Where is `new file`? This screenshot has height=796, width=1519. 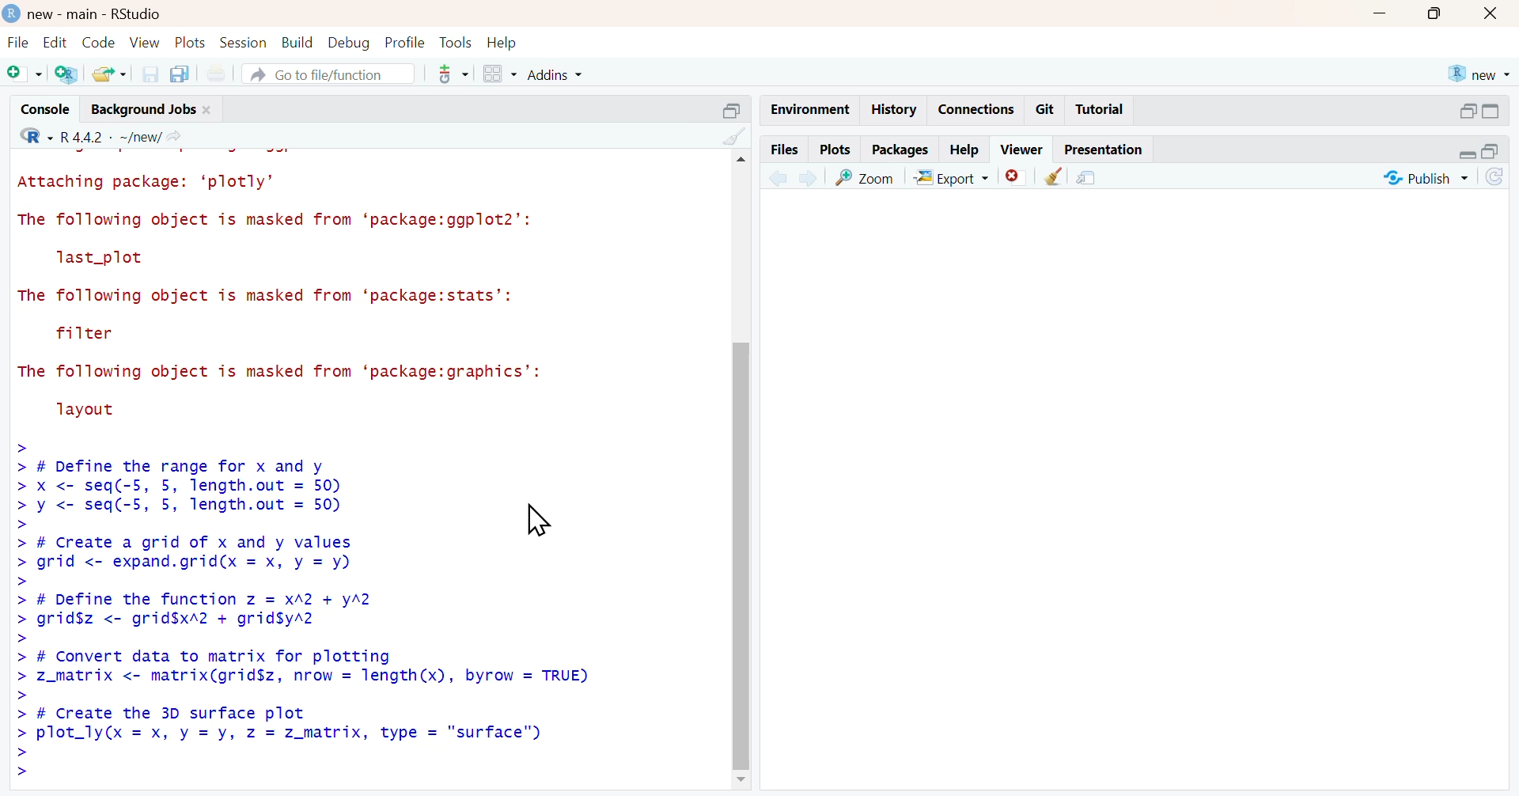
new file is located at coordinates (23, 73).